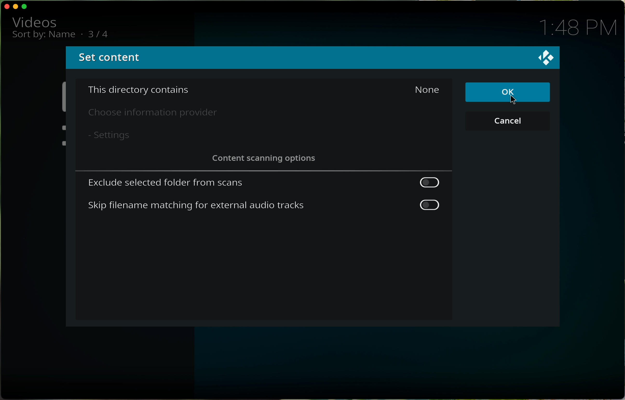 Image resolution: width=625 pixels, height=400 pixels. What do you see at coordinates (17, 6) in the screenshot?
I see `minimise` at bounding box center [17, 6].